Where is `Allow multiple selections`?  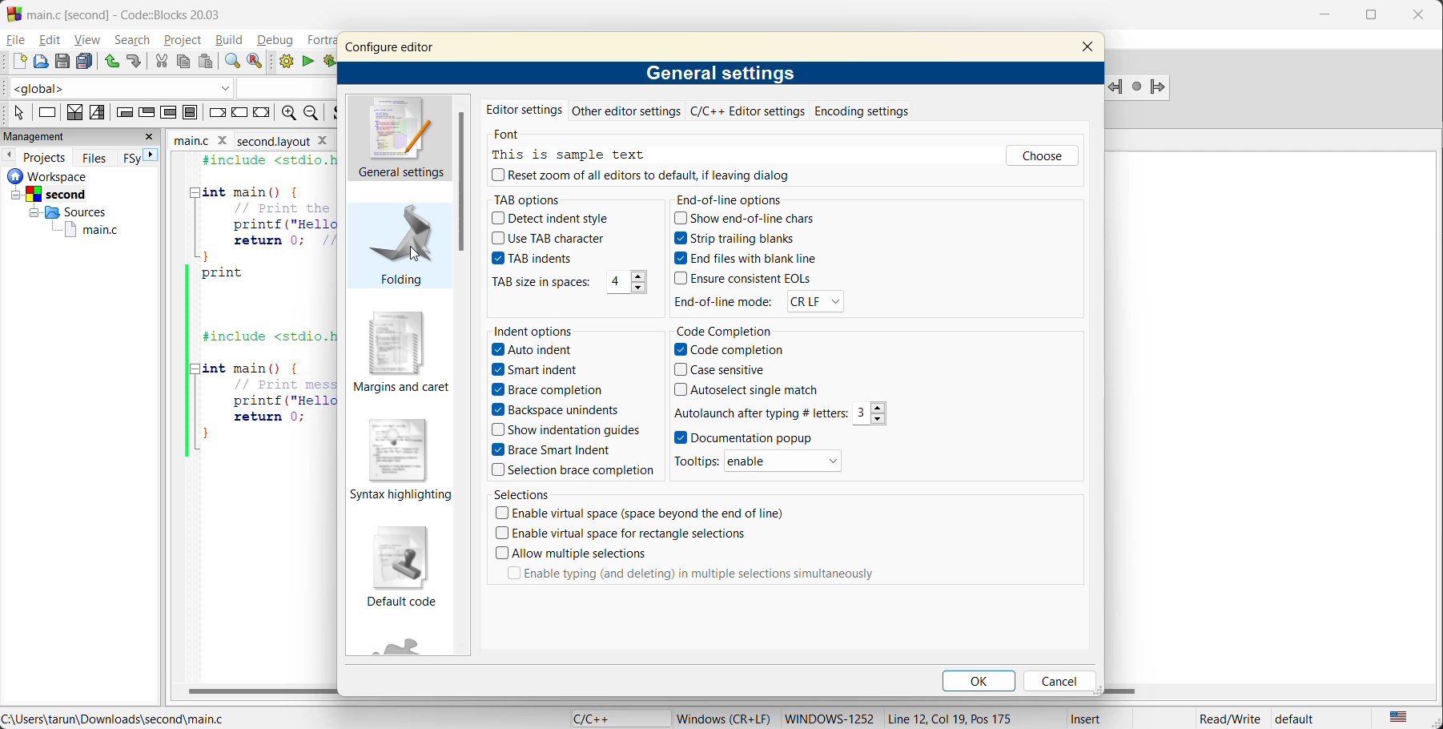 Allow multiple selections is located at coordinates (581, 553).